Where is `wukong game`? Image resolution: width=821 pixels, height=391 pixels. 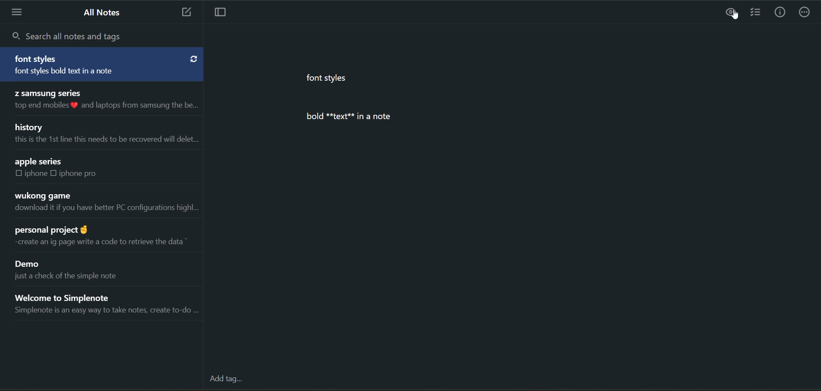
wukong game is located at coordinates (42, 196).